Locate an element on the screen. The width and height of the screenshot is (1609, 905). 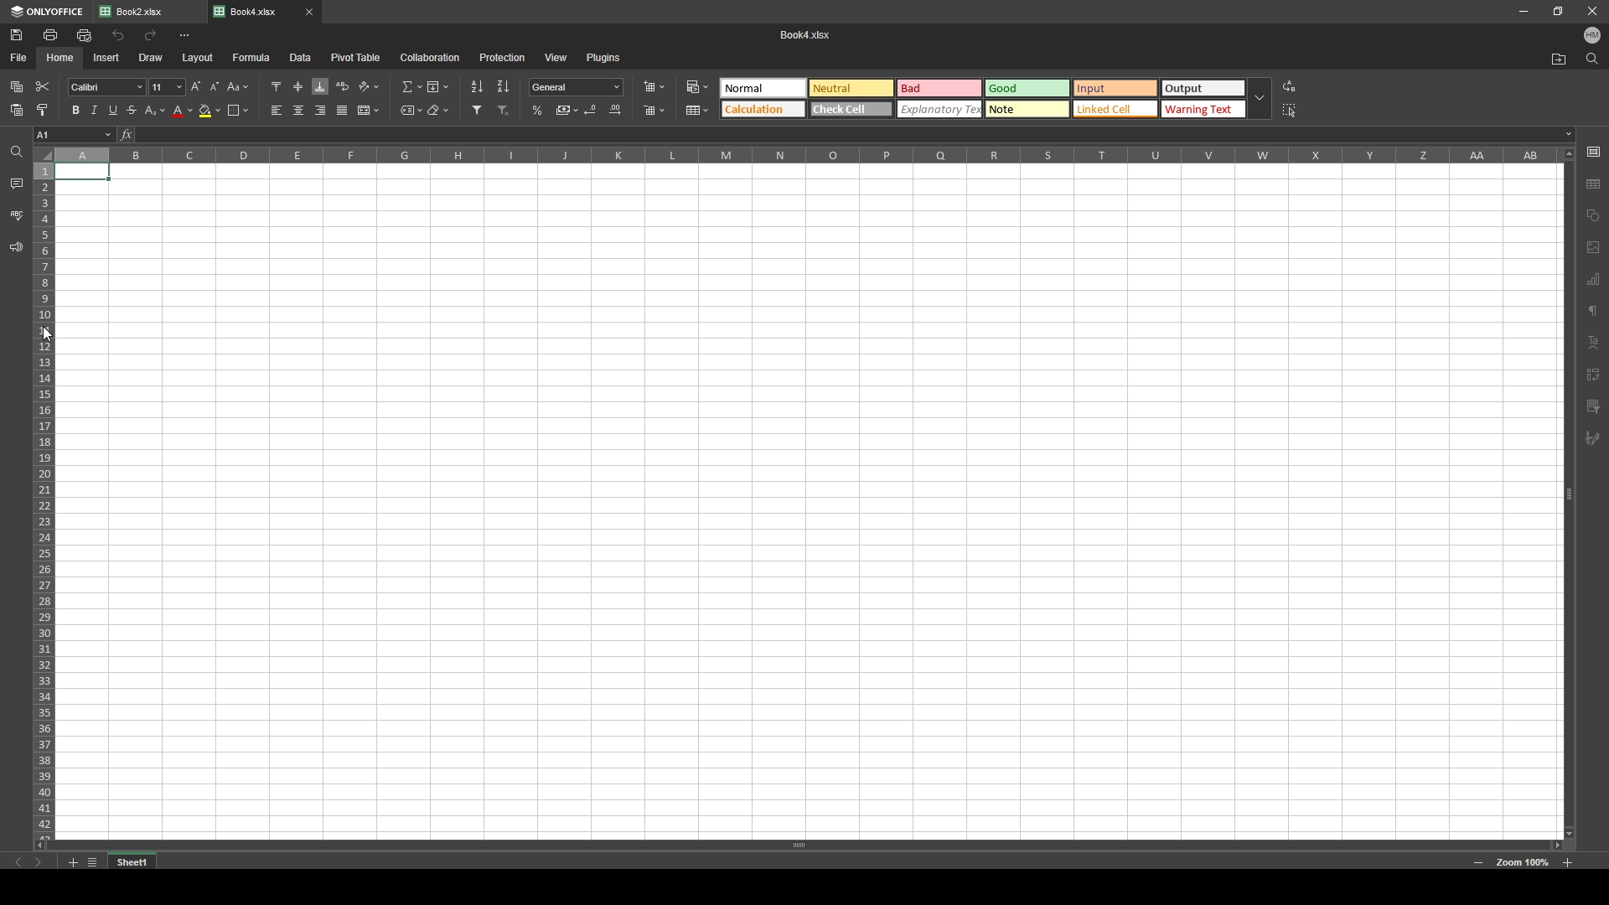
close is located at coordinates (1591, 11).